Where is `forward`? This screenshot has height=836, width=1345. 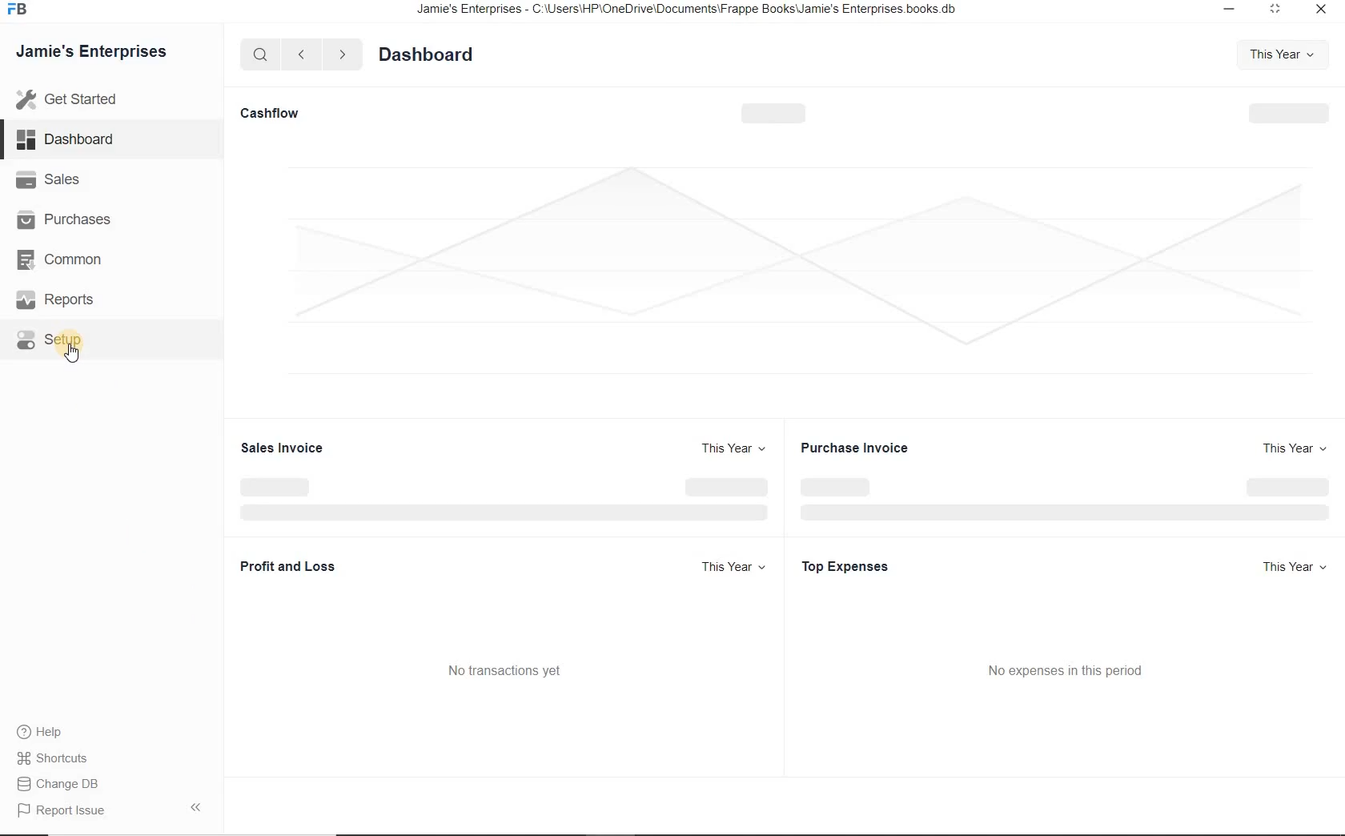
forward is located at coordinates (343, 54).